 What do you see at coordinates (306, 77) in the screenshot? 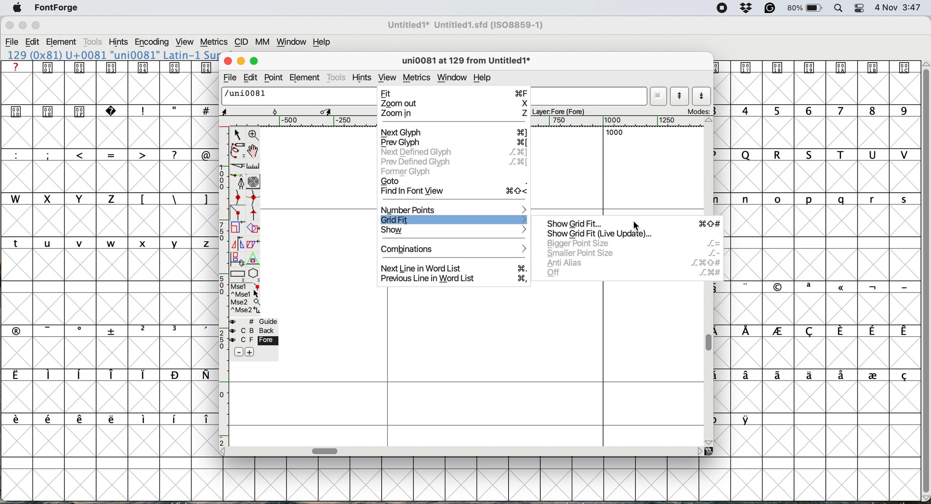
I see `element` at bounding box center [306, 77].